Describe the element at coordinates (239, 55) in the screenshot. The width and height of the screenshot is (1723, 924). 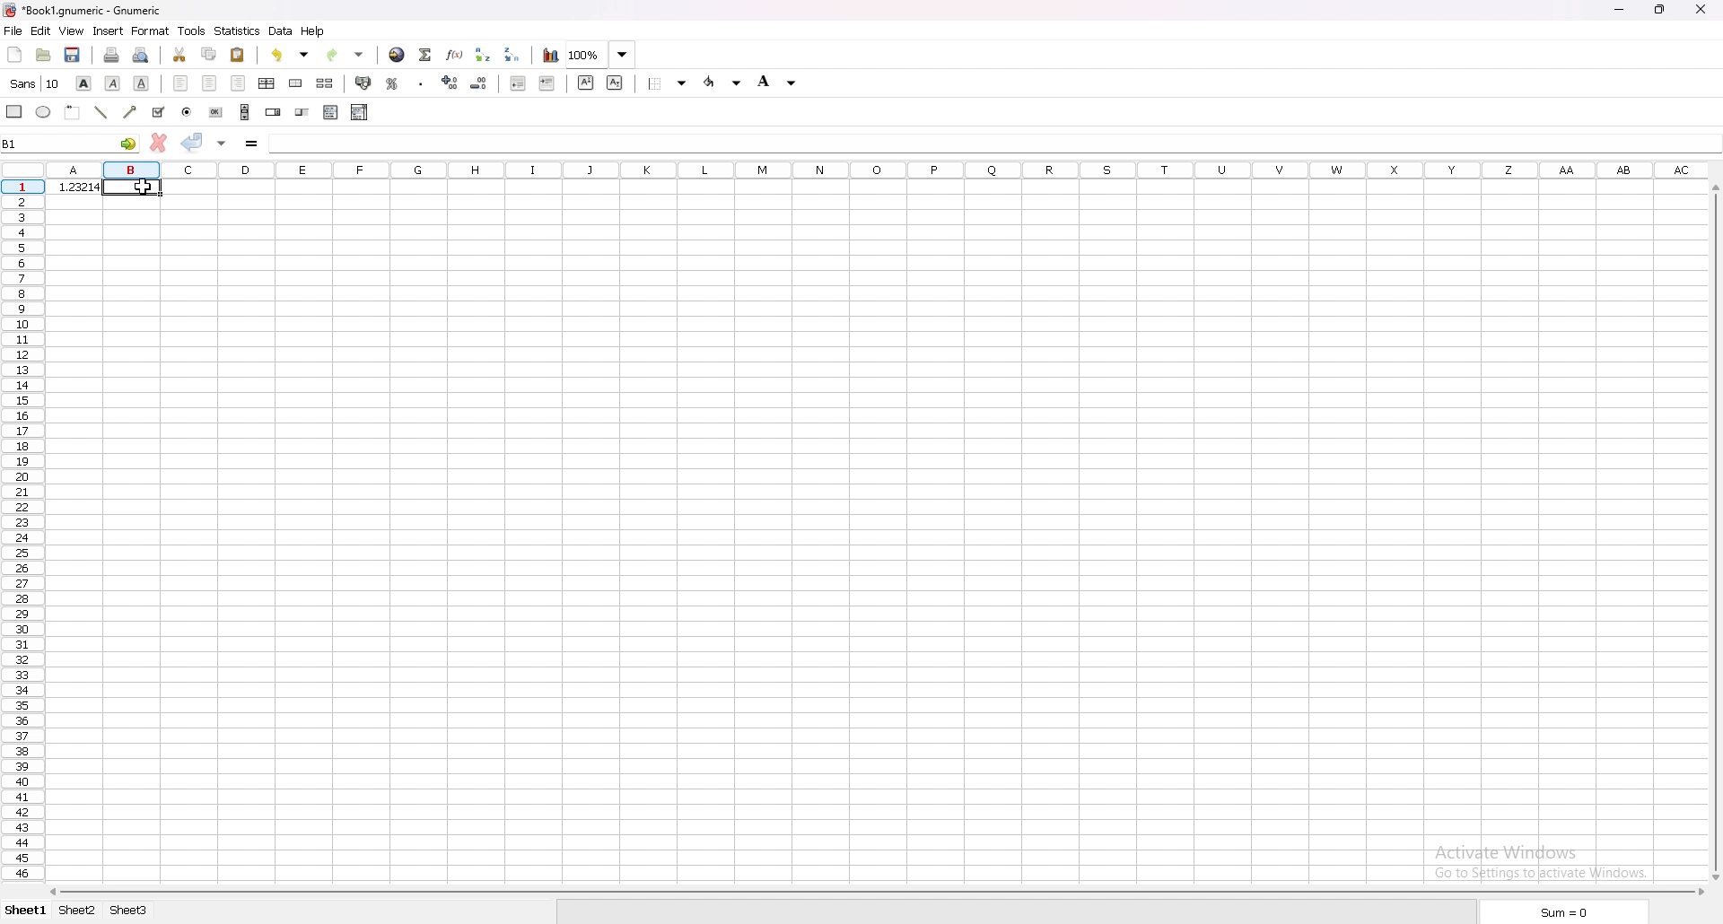
I see `paste` at that location.